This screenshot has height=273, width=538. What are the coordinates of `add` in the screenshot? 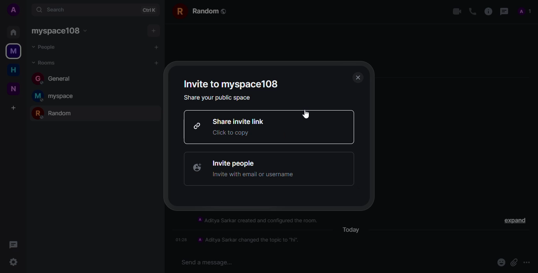 It's located at (14, 108).